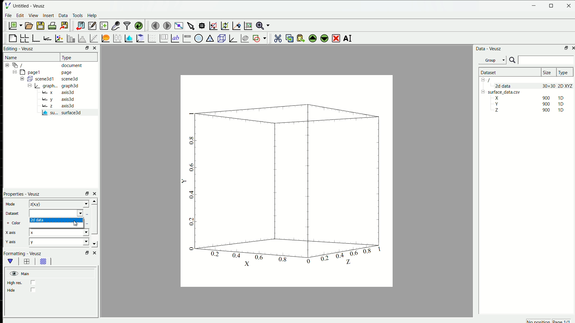 The width and height of the screenshot is (575, 323). What do you see at coordinates (55, 241) in the screenshot?
I see `y` at bounding box center [55, 241].